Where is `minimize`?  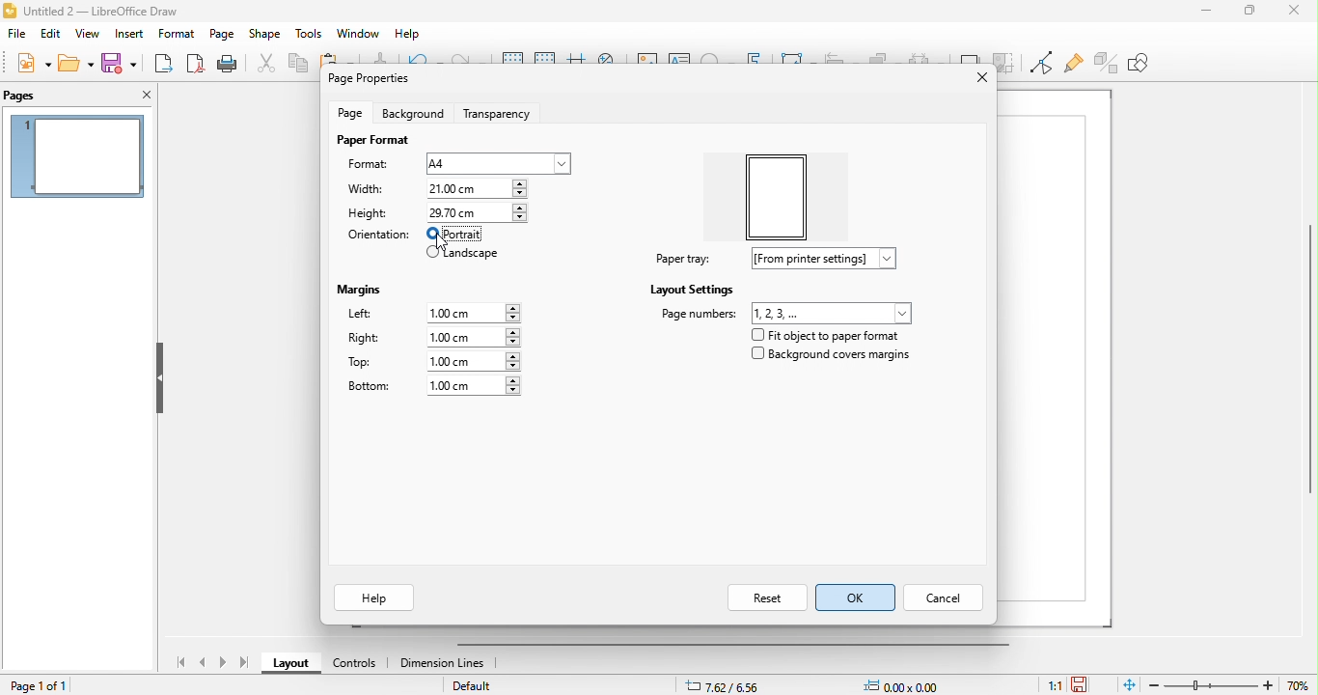 minimize is located at coordinates (1197, 18).